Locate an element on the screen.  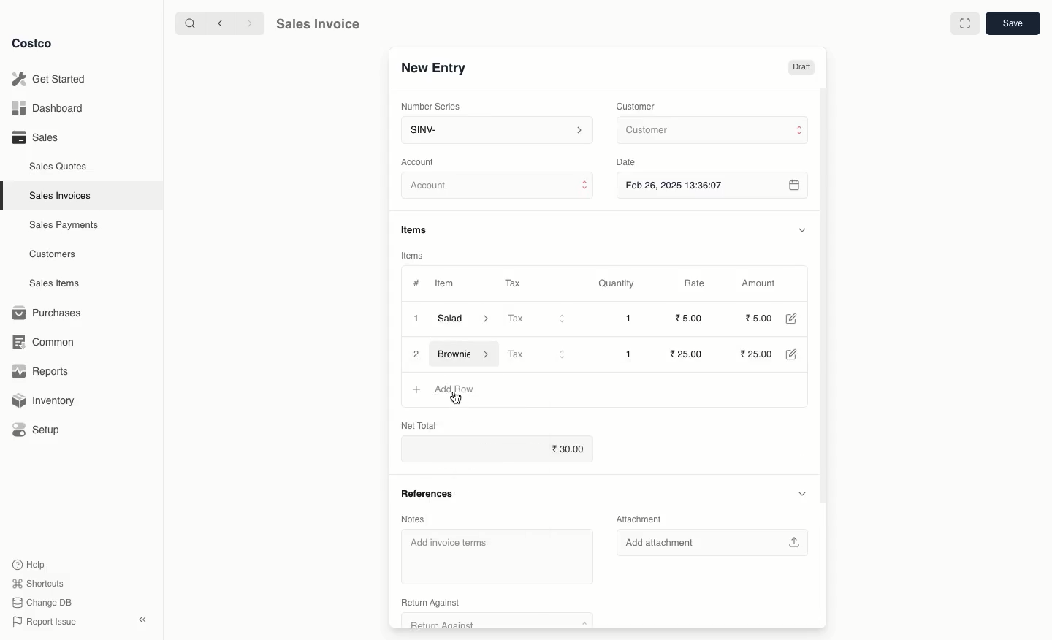
1 is located at coordinates (415, 318).